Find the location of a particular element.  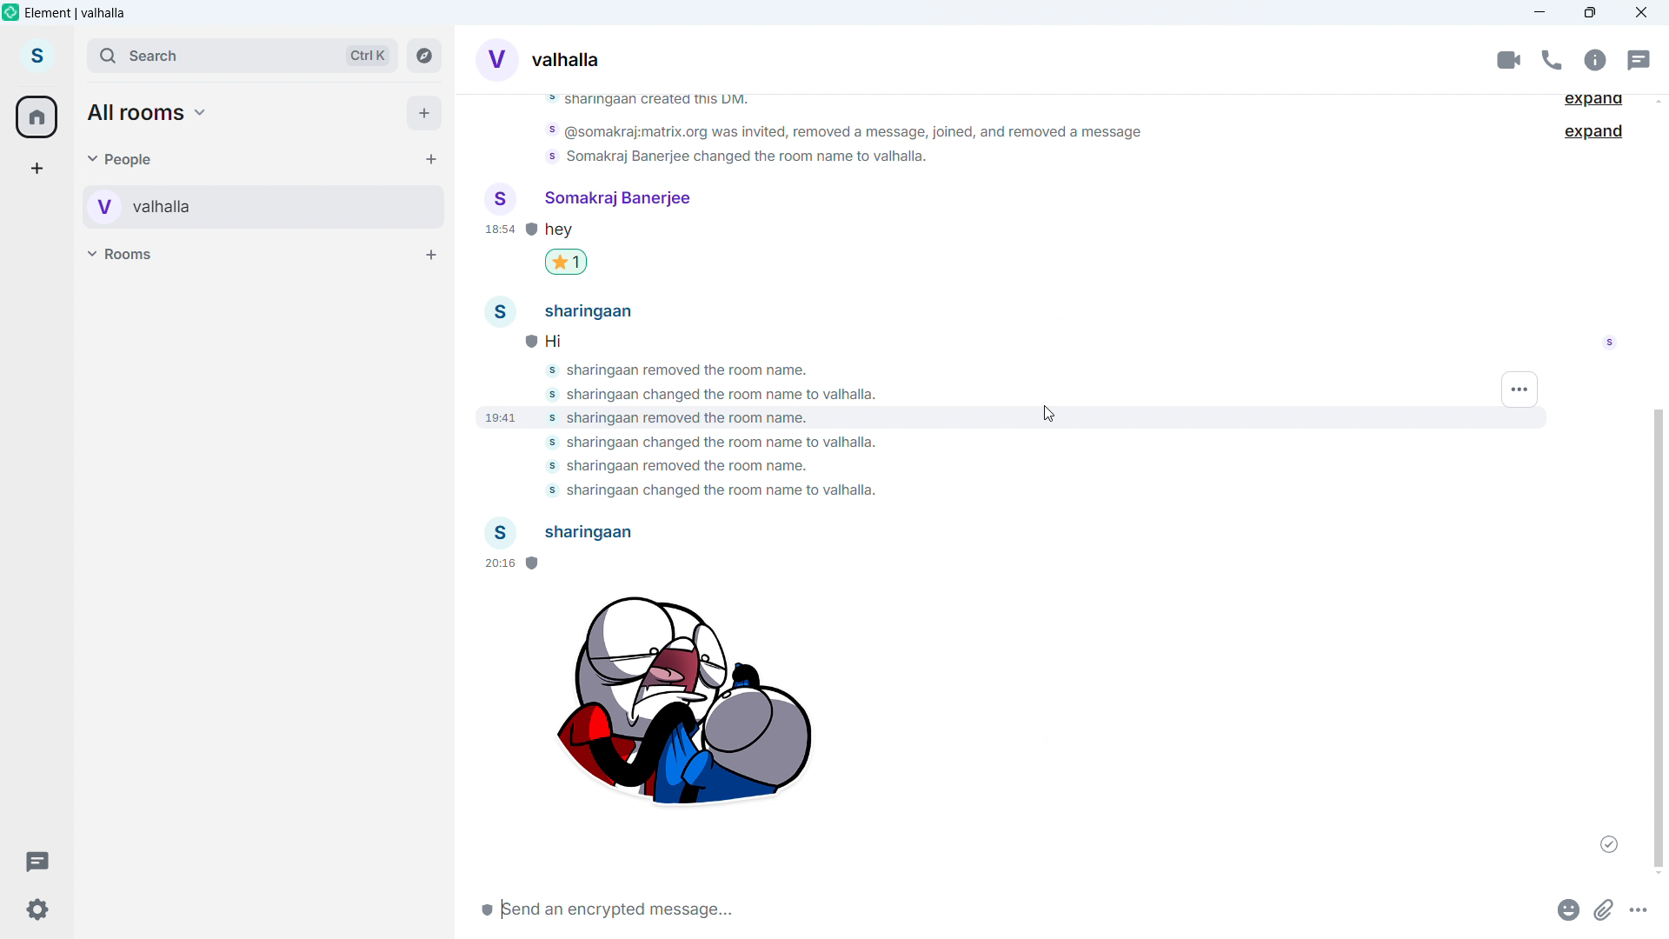

sharingaan created this dm is located at coordinates (660, 101).